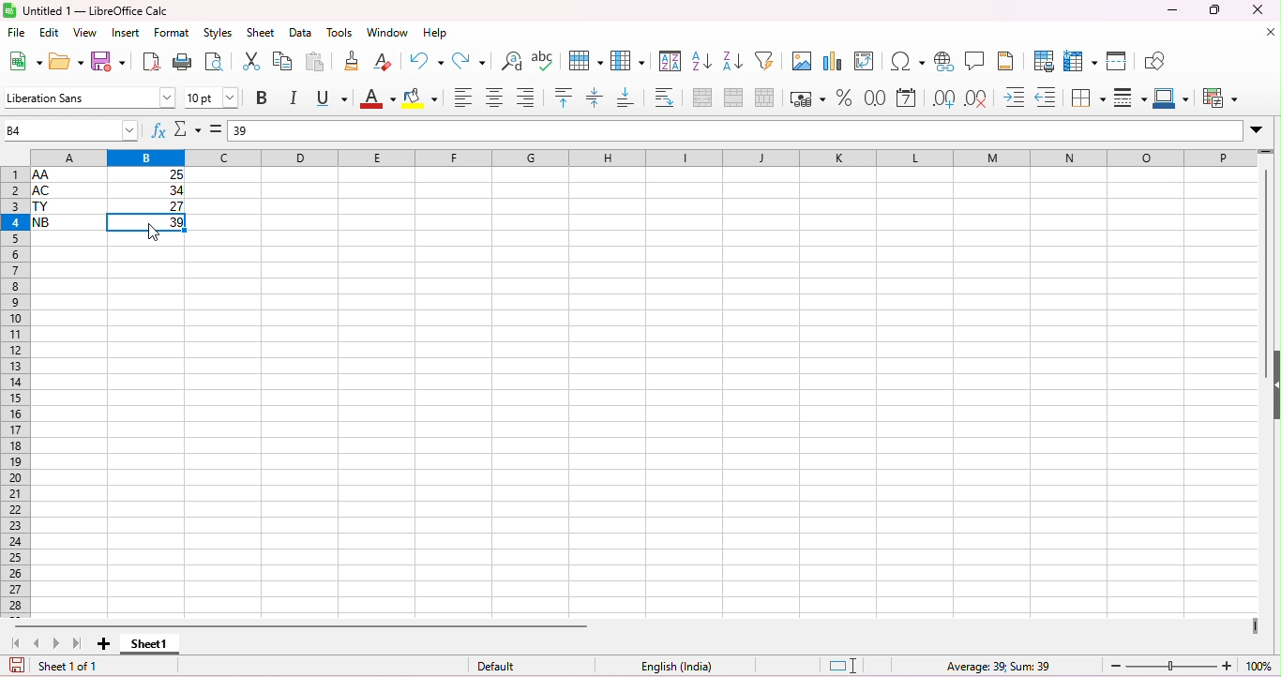  What do you see at coordinates (339, 33) in the screenshot?
I see `tools` at bounding box center [339, 33].